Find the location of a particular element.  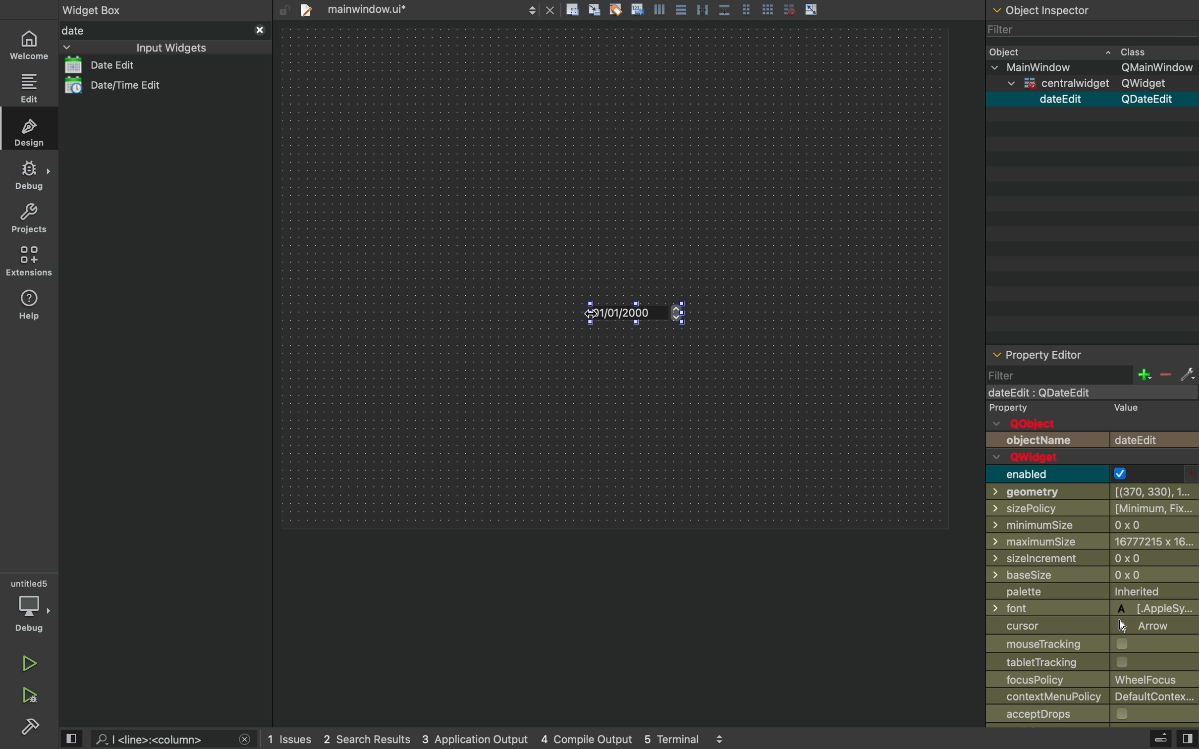

edit is located at coordinates (28, 88).